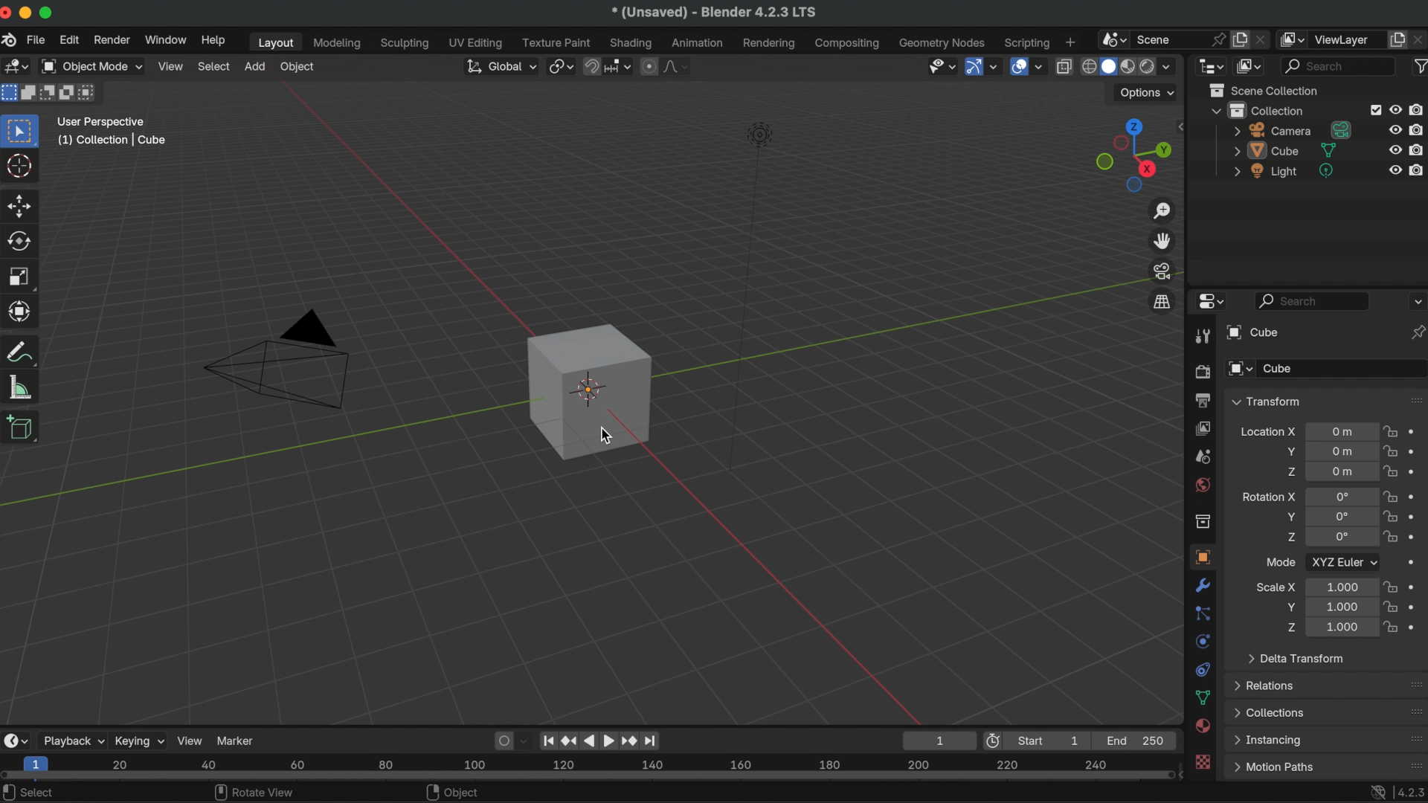 This screenshot has width=1428, height=803. Describe the element at coordinates (570, 738) in the screenshot. I see `jump to keyframe` at that location.